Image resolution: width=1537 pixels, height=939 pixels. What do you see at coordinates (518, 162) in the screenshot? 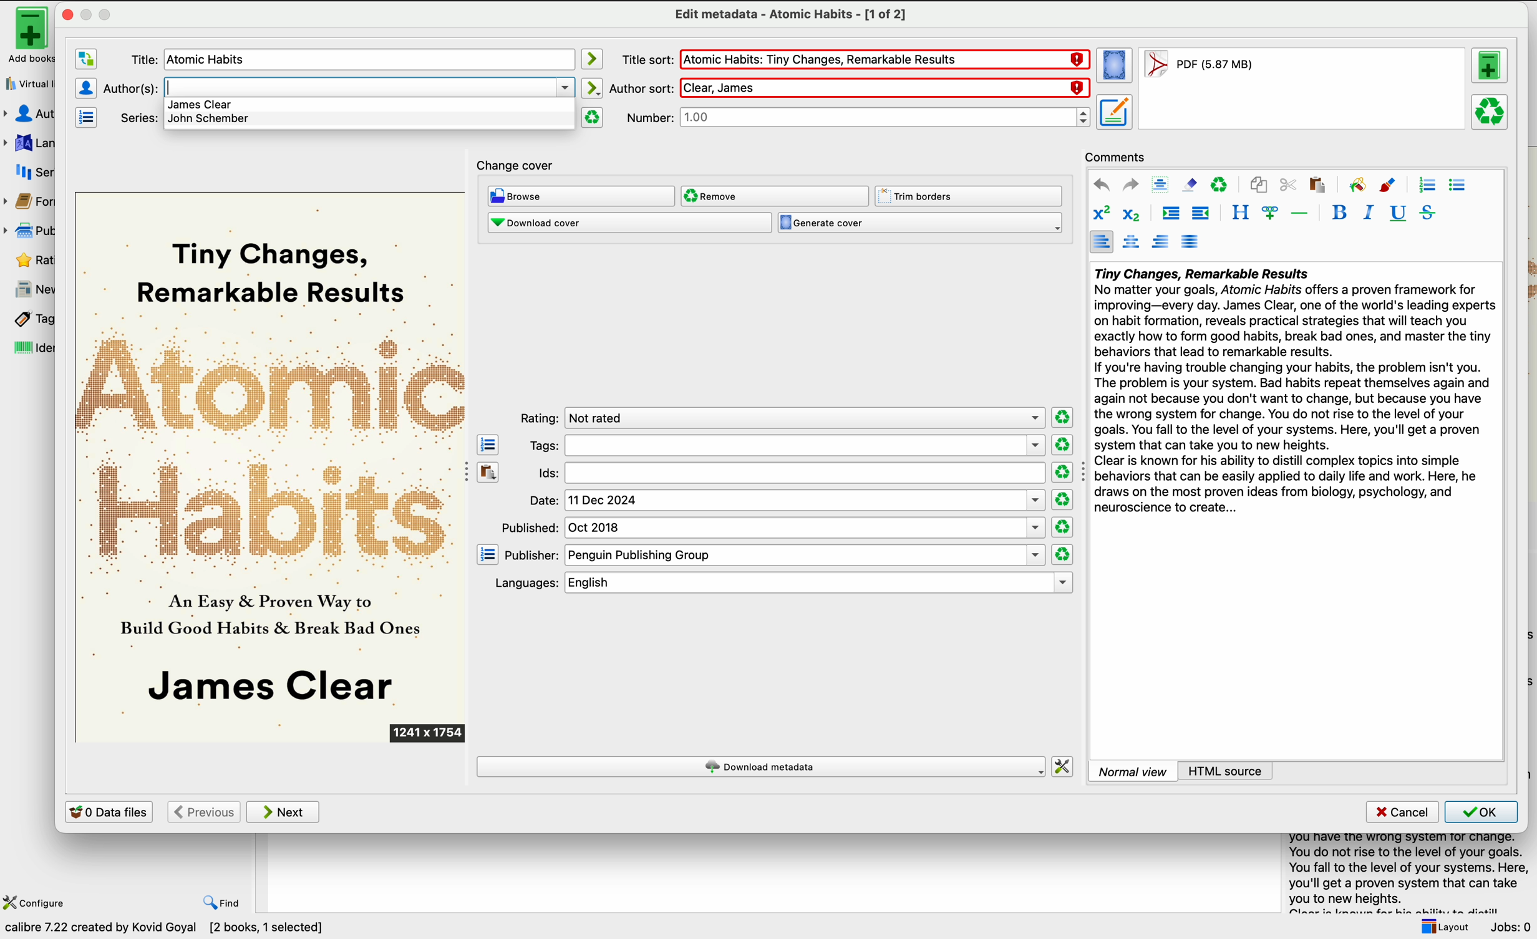
I see `change cover` at bounding box center [518, 162].